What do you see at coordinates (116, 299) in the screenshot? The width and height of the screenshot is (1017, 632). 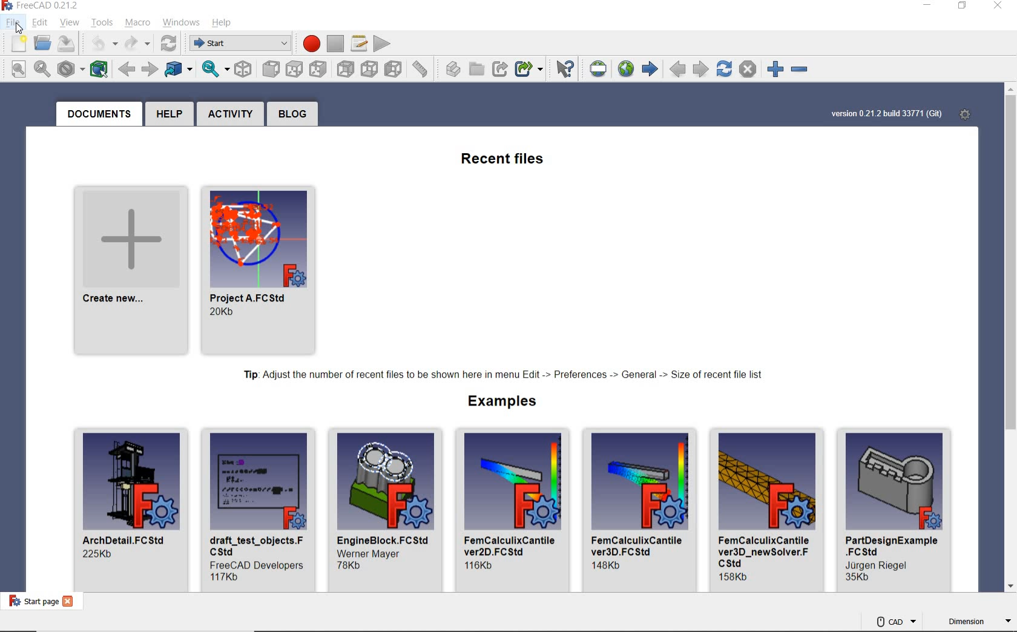 I see `name` at bounding box center [116, 299].